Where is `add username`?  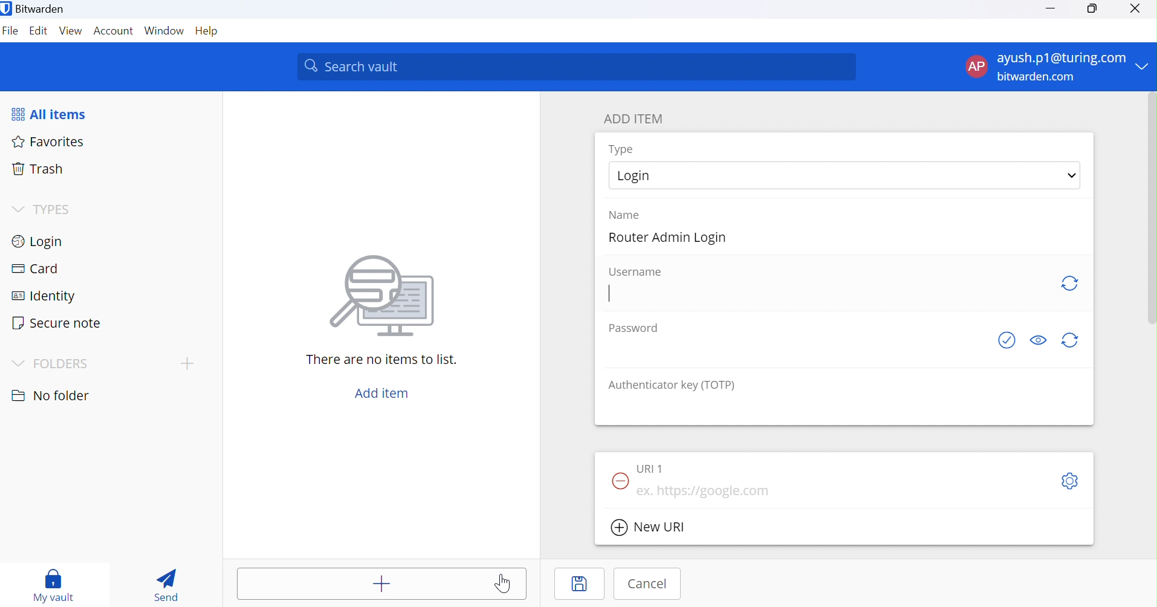 add username is located at coordinates (827, 295).